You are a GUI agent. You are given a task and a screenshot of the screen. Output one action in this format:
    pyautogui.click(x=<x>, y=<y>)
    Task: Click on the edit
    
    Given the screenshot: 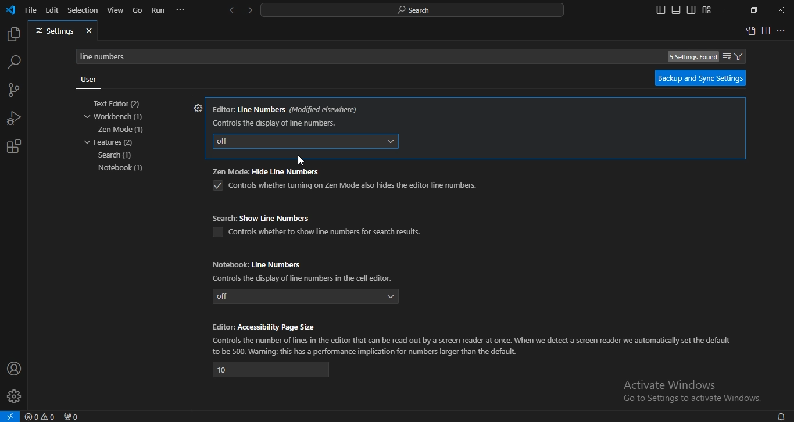 What is the action you would take?
    pyautogui.click(x=52, y=9)
    